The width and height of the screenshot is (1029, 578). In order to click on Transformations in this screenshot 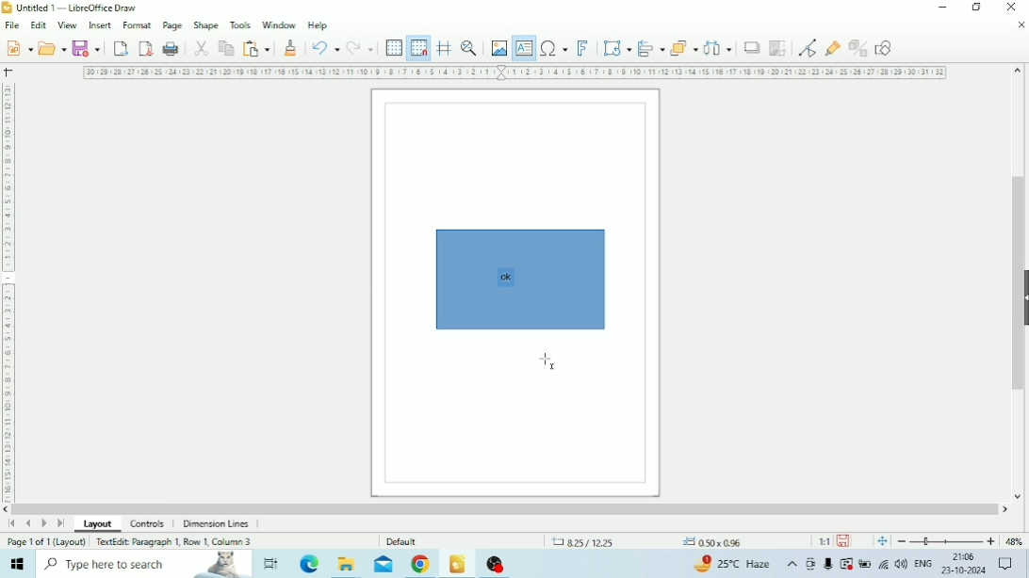, I will do `click(617, 48)`.